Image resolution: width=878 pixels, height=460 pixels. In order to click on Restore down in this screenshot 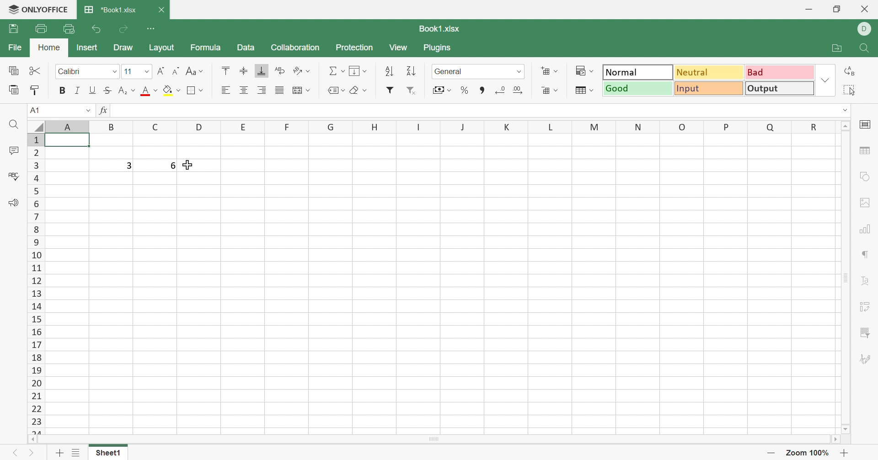, I will do `click(840, 9)`.